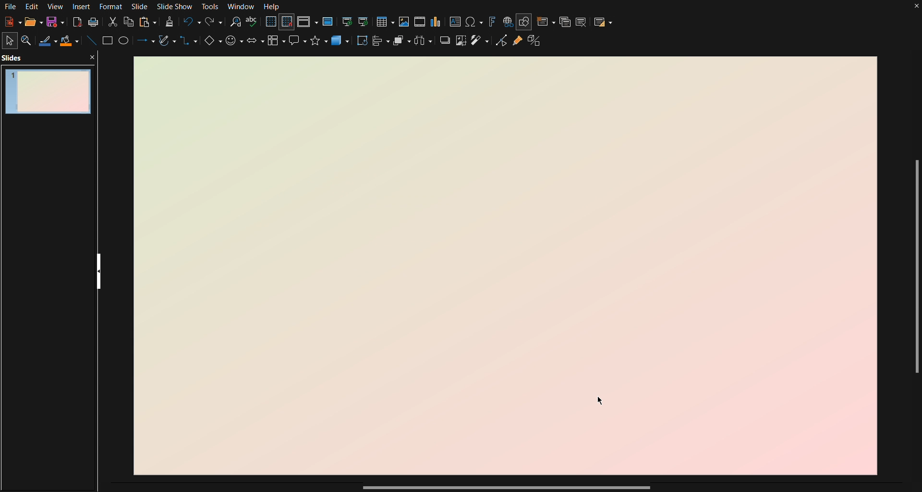 Image resolution: width=922 pixels, height=492 pixels. I want to click on Flowcharts, so click(277, 44).